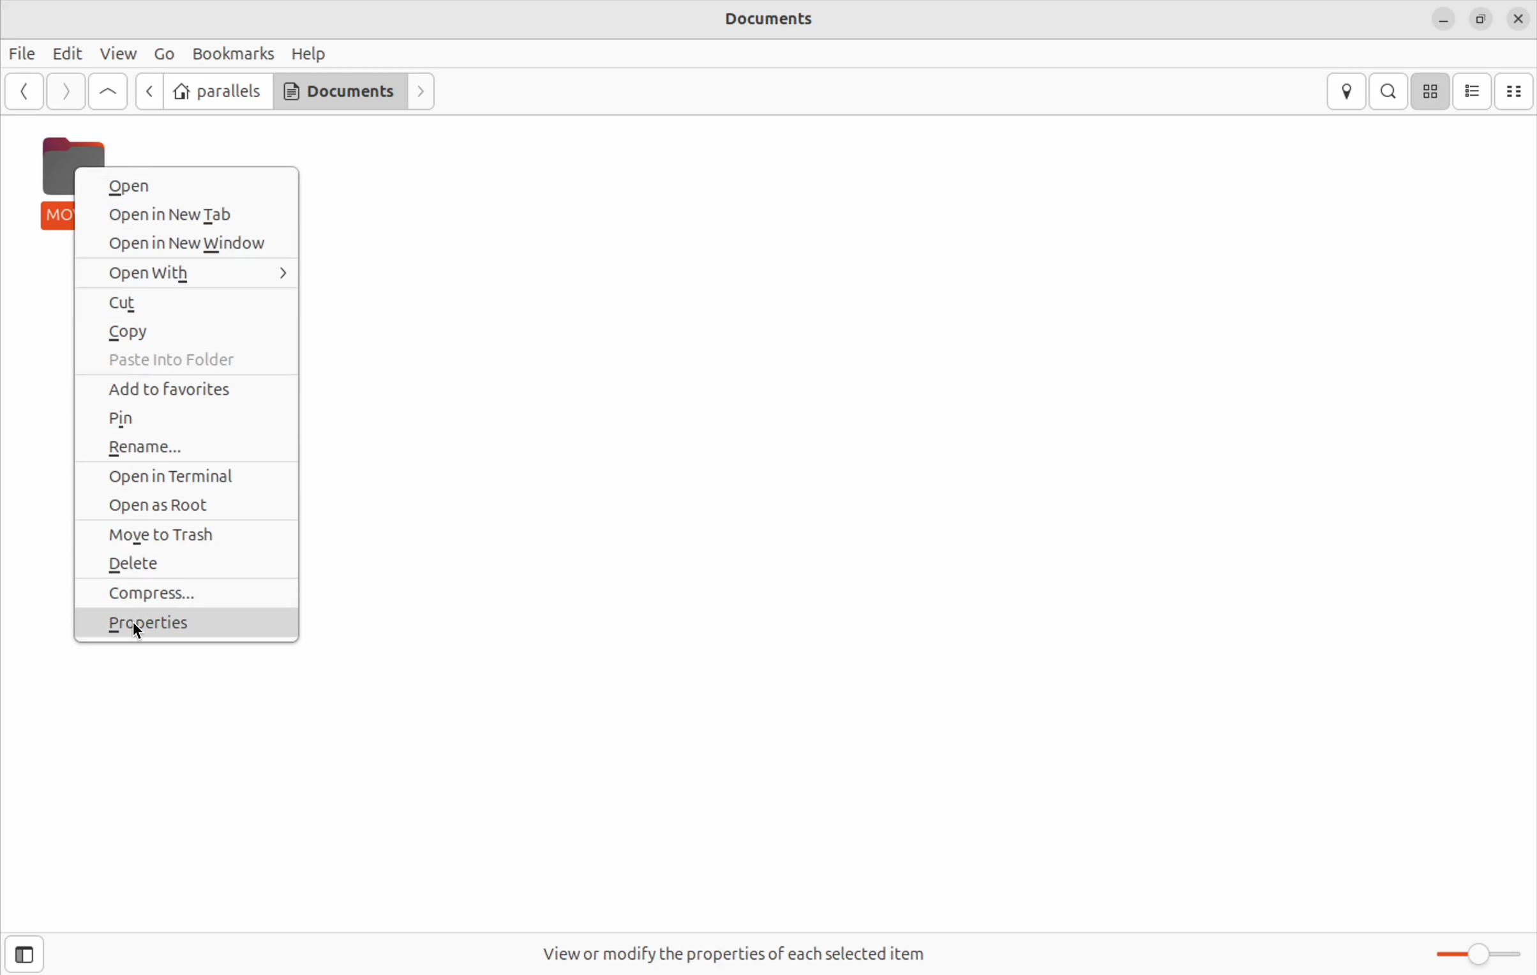 Image resolution: width=1537 pixels, height=975 pixels. What do you see at coordinates (186, 597) in the screenshot?
I see `Compress` at bounding box center [186, 597].